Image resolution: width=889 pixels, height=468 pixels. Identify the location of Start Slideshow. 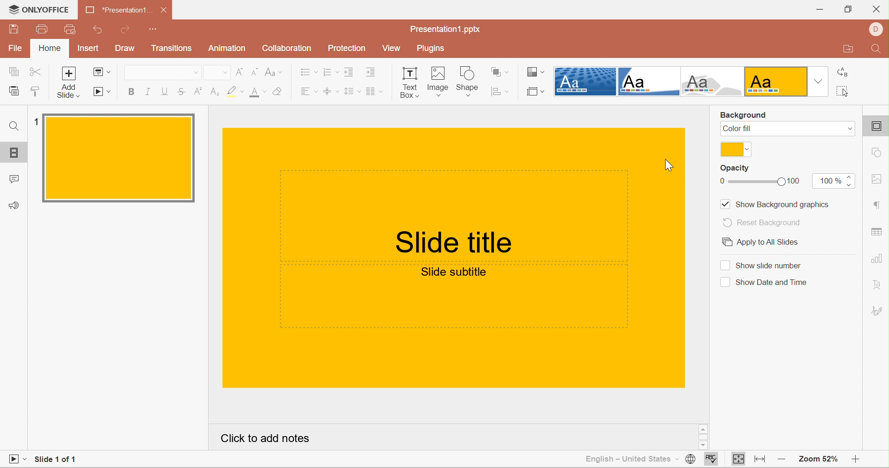
(102, 92).